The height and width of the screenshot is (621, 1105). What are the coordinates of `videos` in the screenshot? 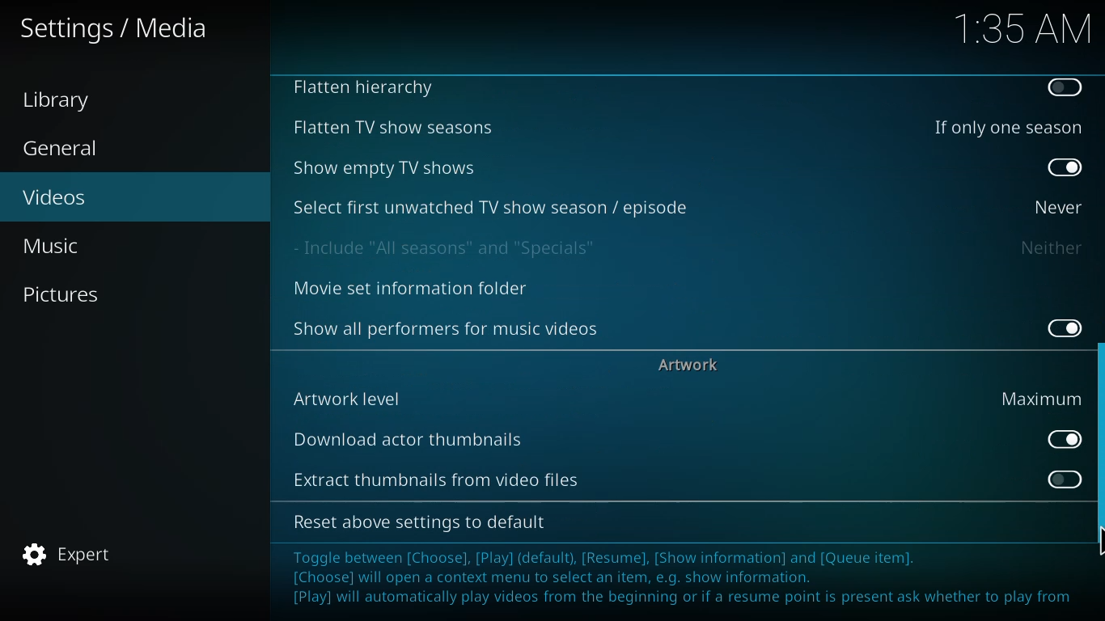 It's located at (56, 196).